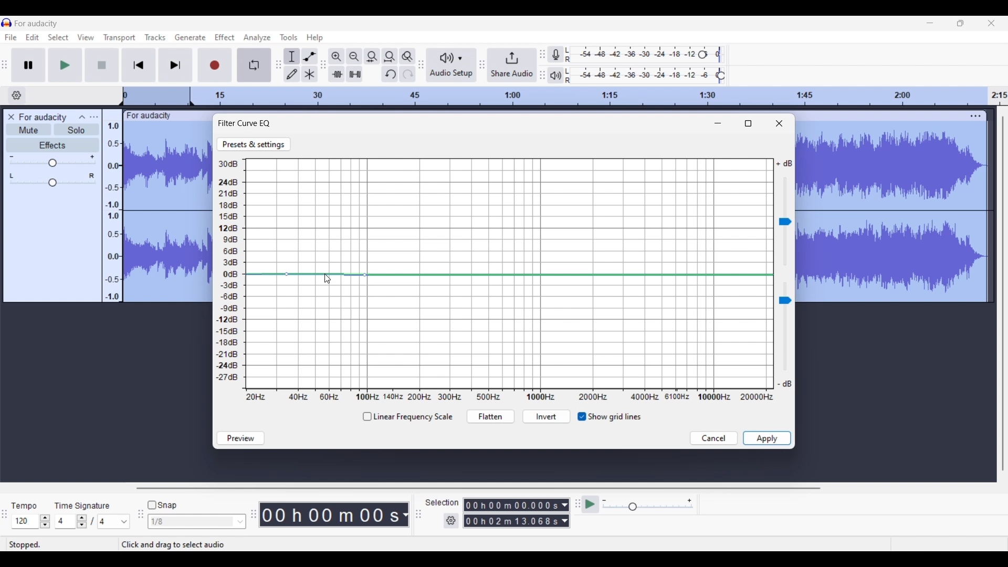  I want to click on X axis representing Hertz, so click(510, 397).